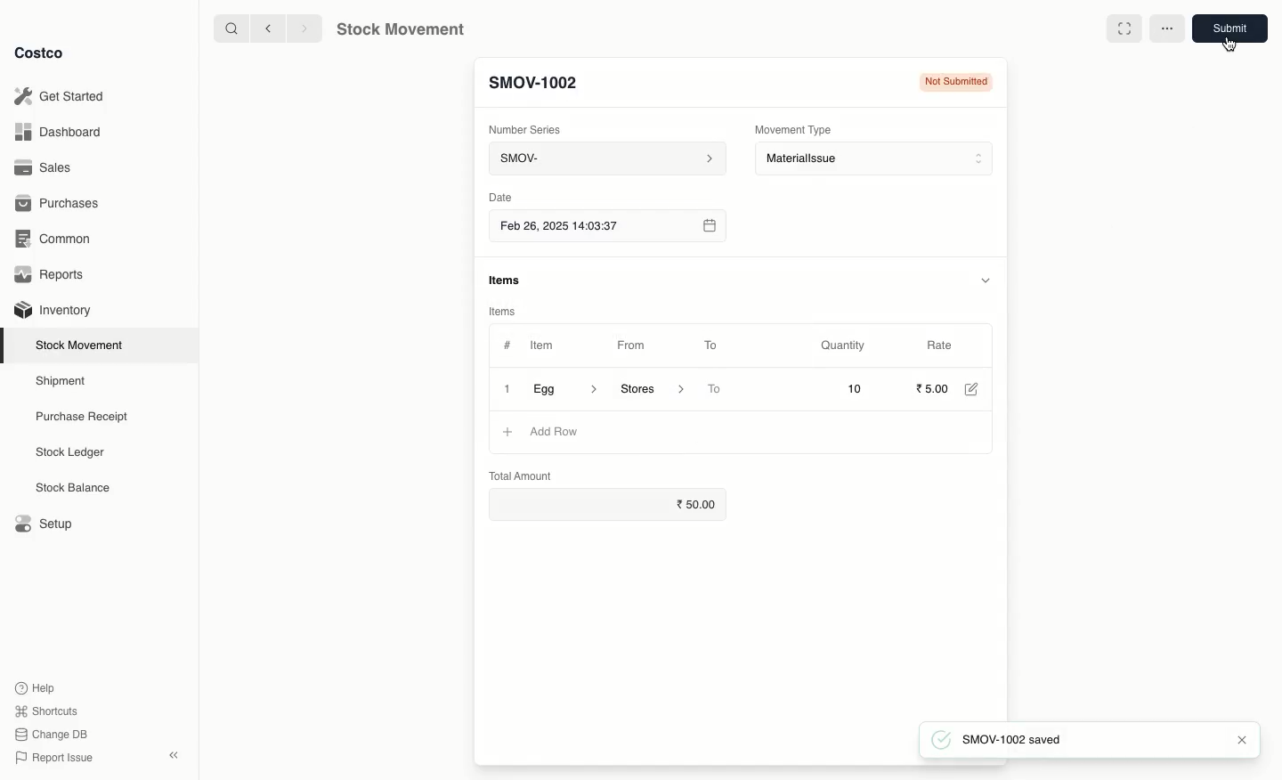 The width and height of the screenshot is (1282, 780). What do you see at coordinates (1229, 45) in the screenshot?
I see `cursor` at bounding box center [1229, 45].